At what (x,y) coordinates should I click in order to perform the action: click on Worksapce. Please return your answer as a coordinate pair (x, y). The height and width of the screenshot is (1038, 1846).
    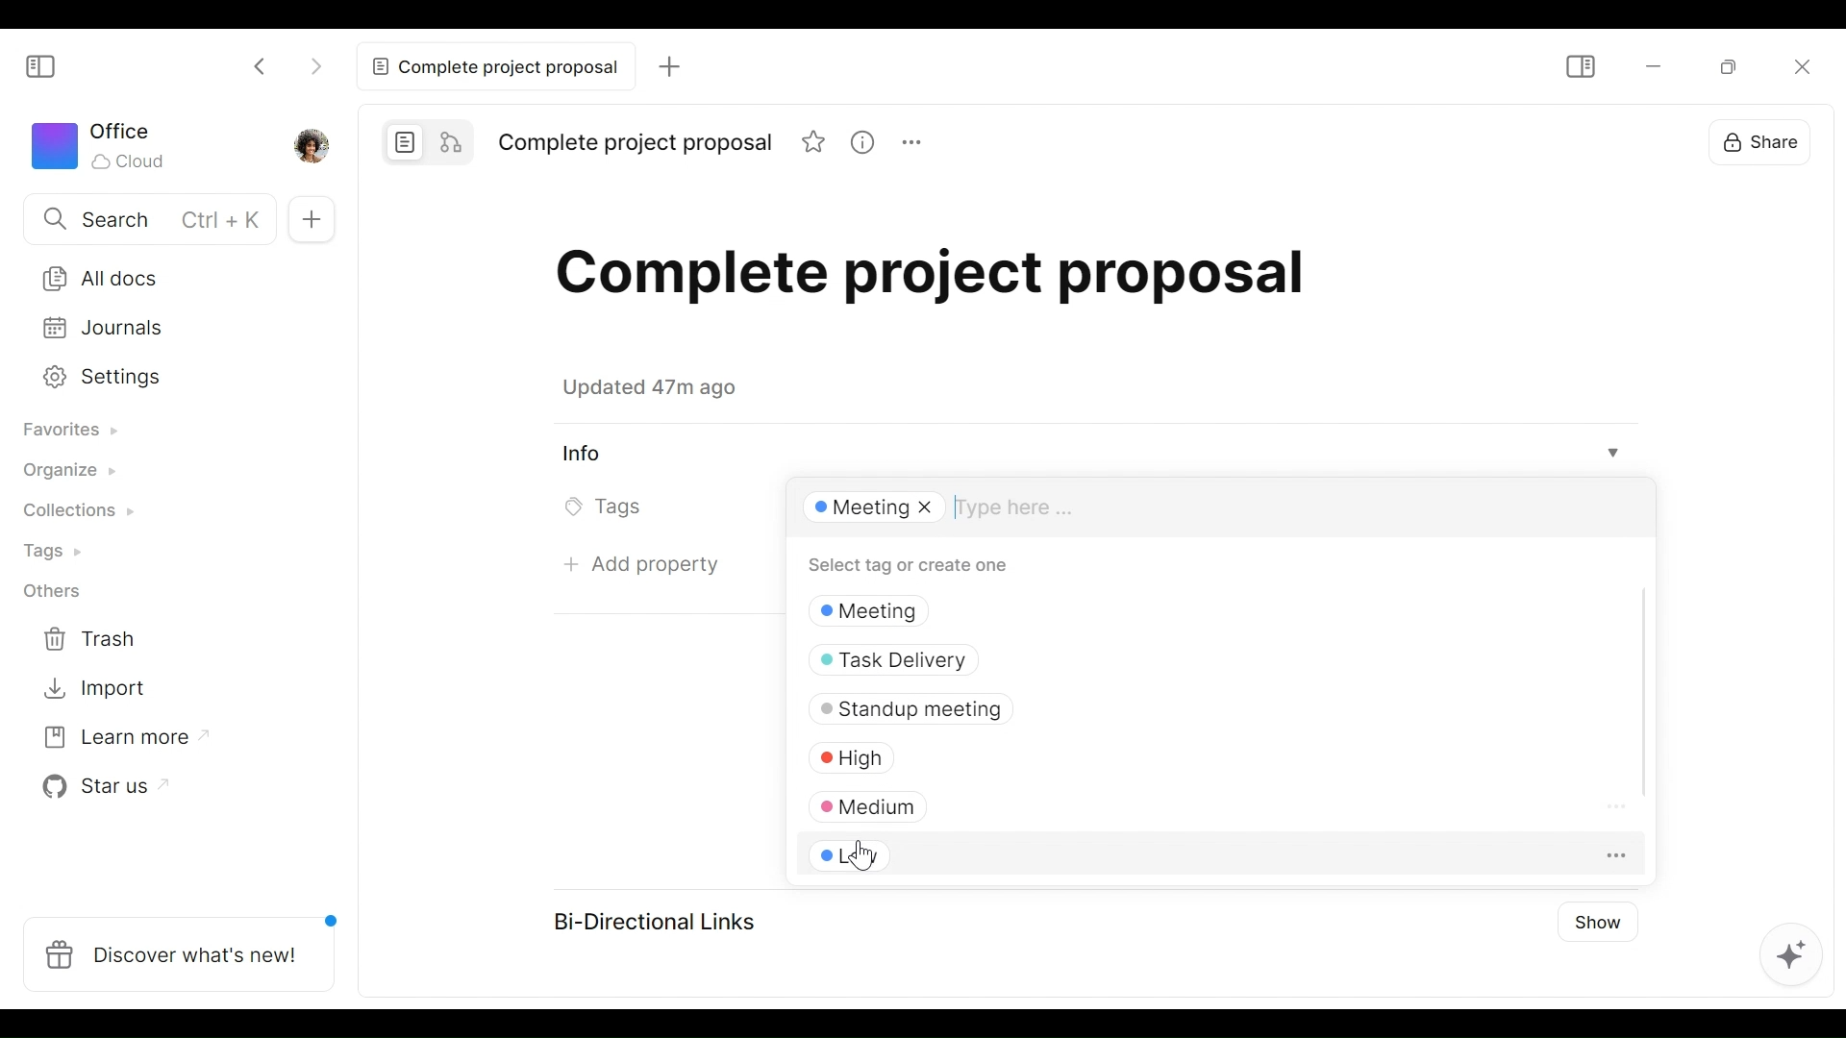
    Looking at the image, I should click on (108, 148).